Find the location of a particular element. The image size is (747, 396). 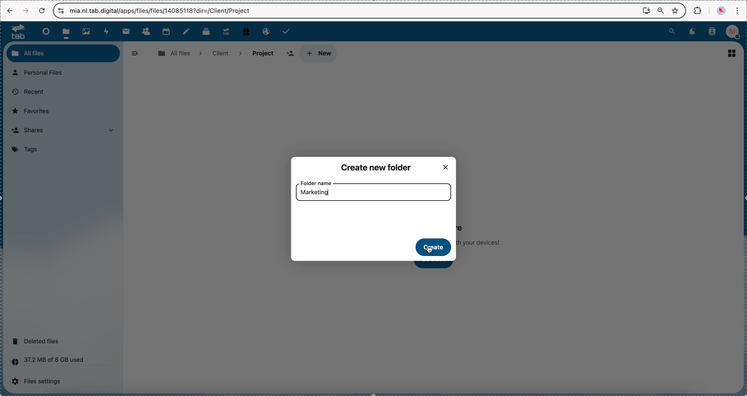

controls is located at coordinates (61, 11).